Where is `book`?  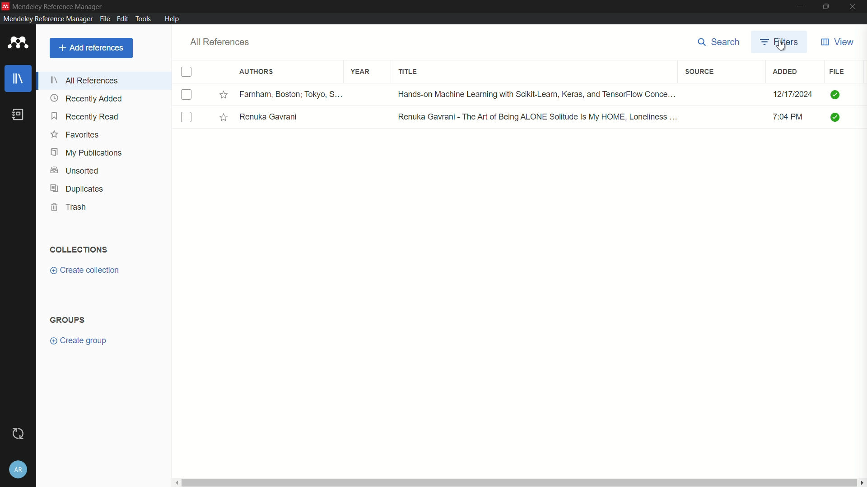 book is located at coordinates (18, 114).